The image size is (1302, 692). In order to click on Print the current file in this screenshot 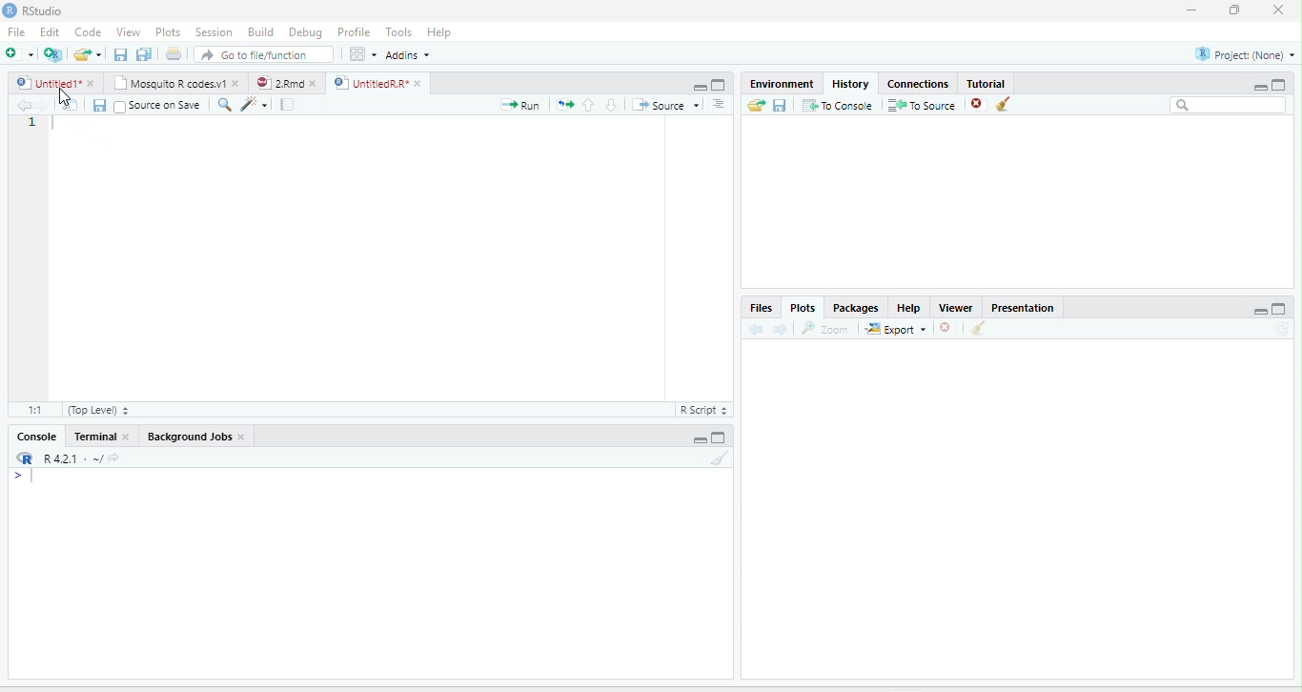, I will do `click(173, 53)`.